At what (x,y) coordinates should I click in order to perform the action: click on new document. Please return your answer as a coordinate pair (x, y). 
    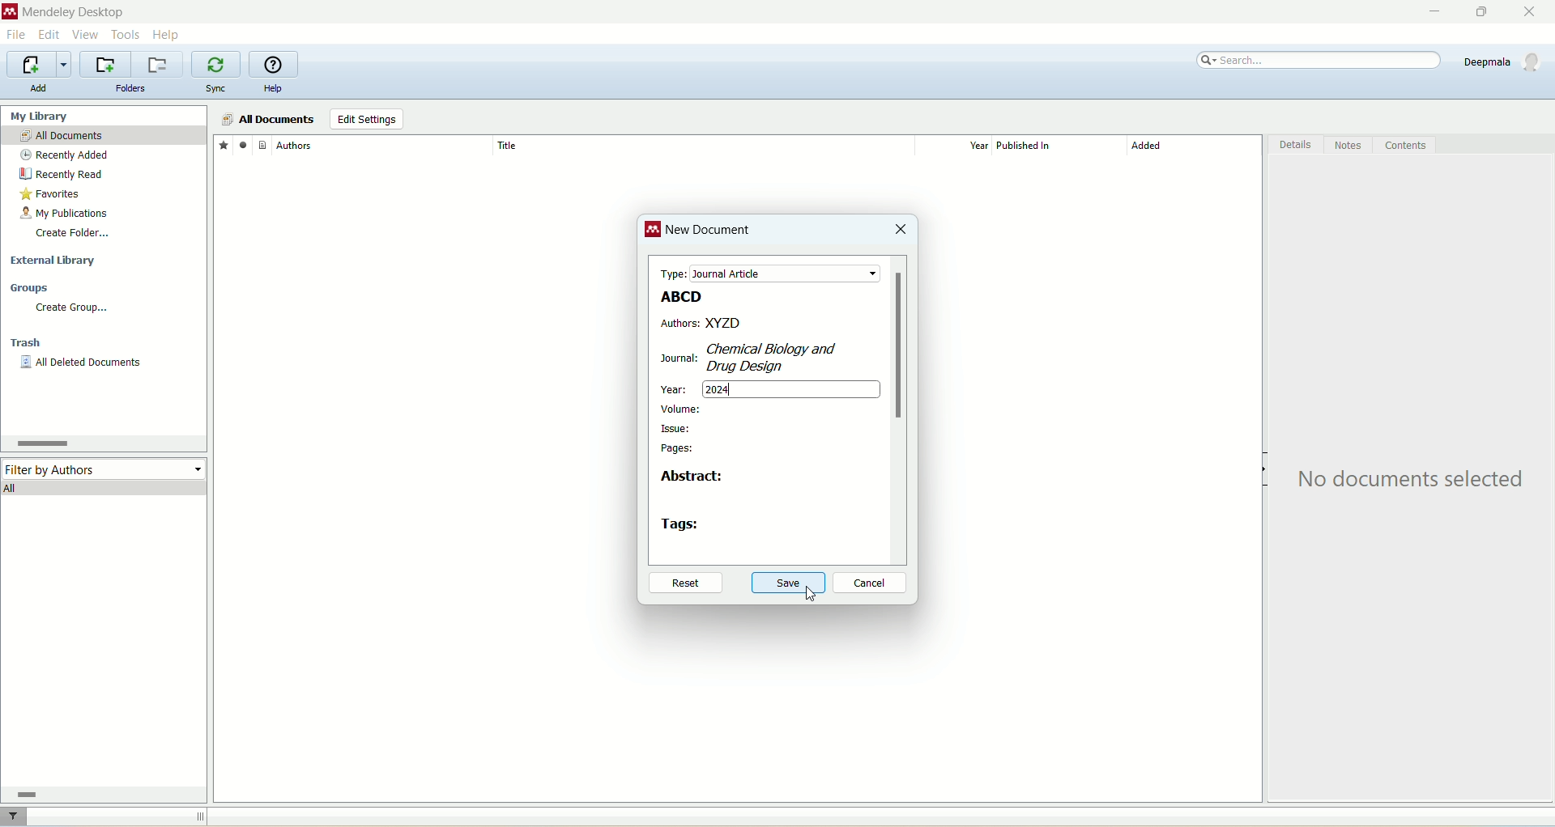
    Looking at the image, I should click on (710, 233).